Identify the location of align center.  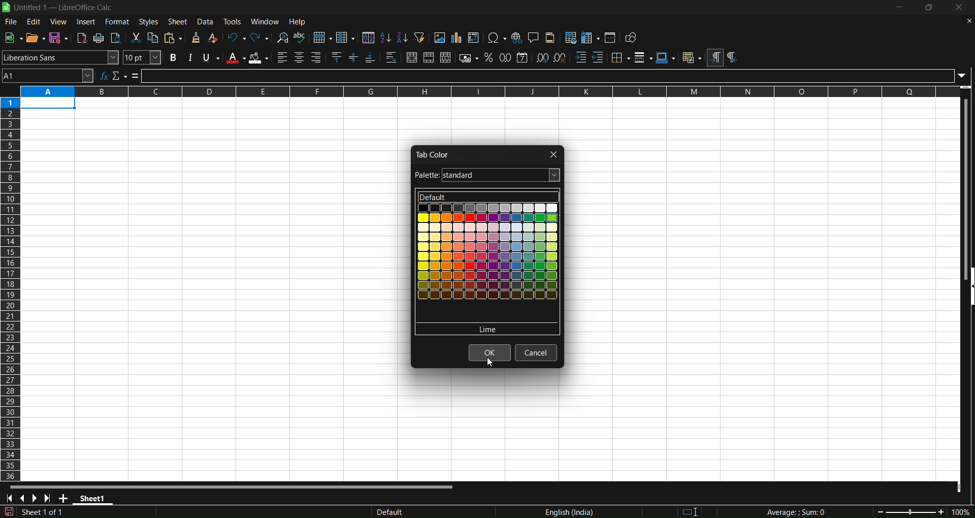
(299, 58).